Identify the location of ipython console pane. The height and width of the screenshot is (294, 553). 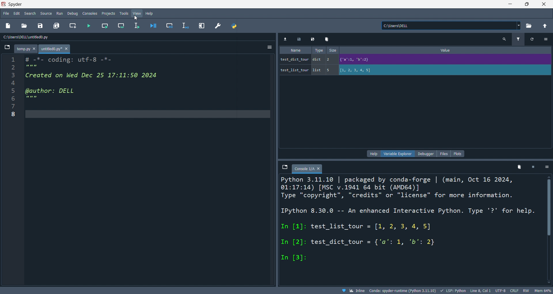
(409, 229).